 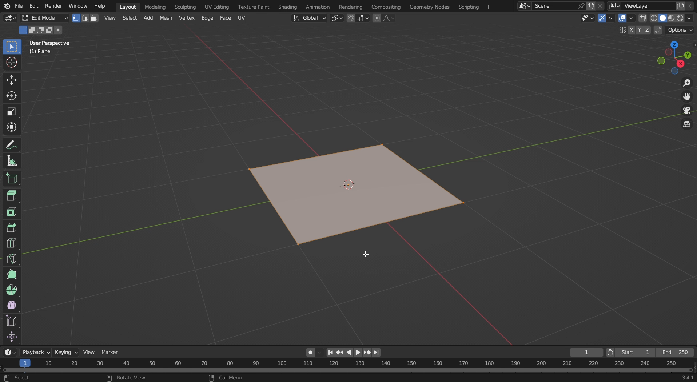 What do you see at coordinates (18, 377) in the screenshot?
I see `Select` at bounding box center [18, 377].